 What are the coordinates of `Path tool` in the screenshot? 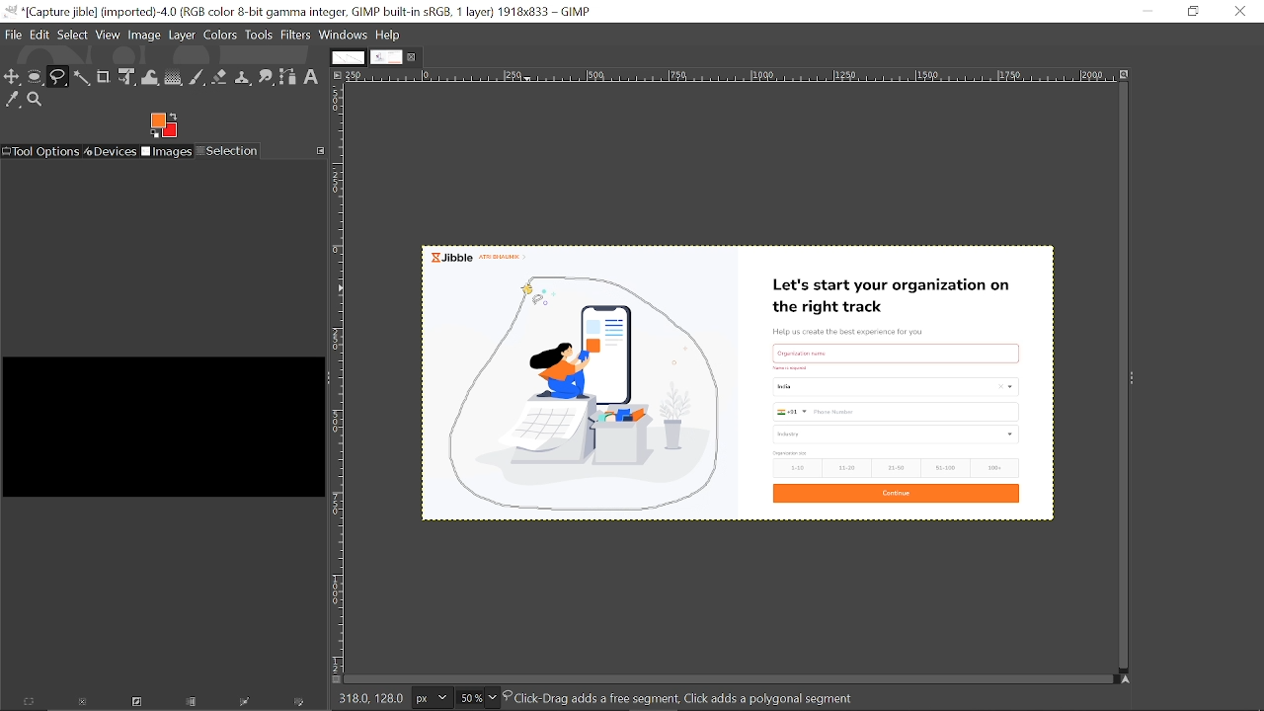 It's located at (289, 77).